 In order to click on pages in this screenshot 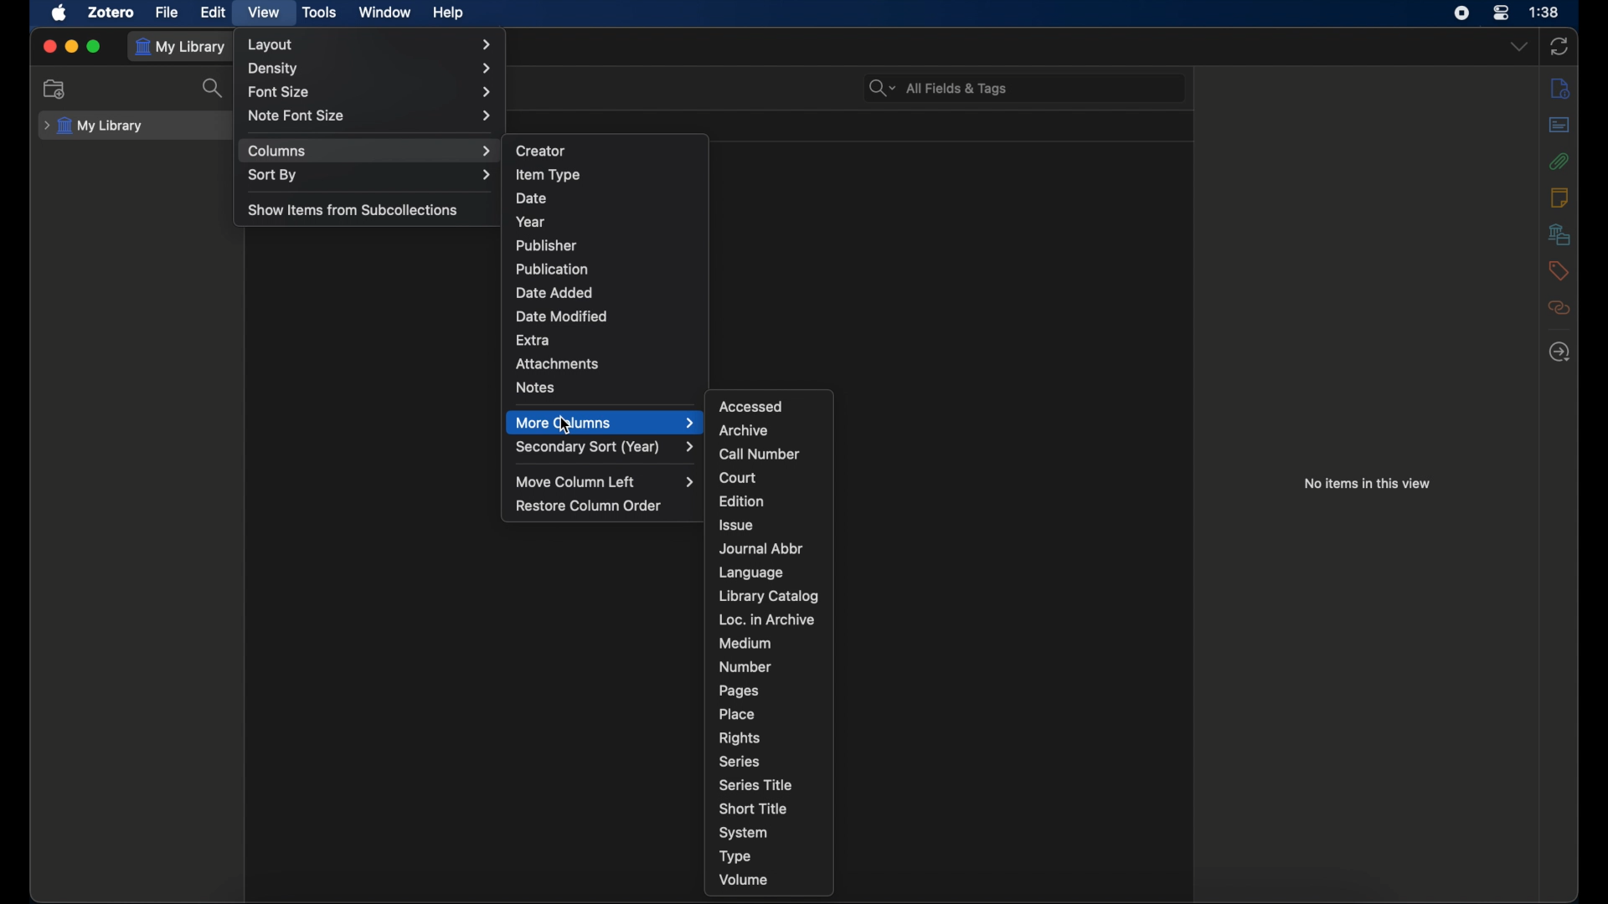, I will do `click(738, 691)`.